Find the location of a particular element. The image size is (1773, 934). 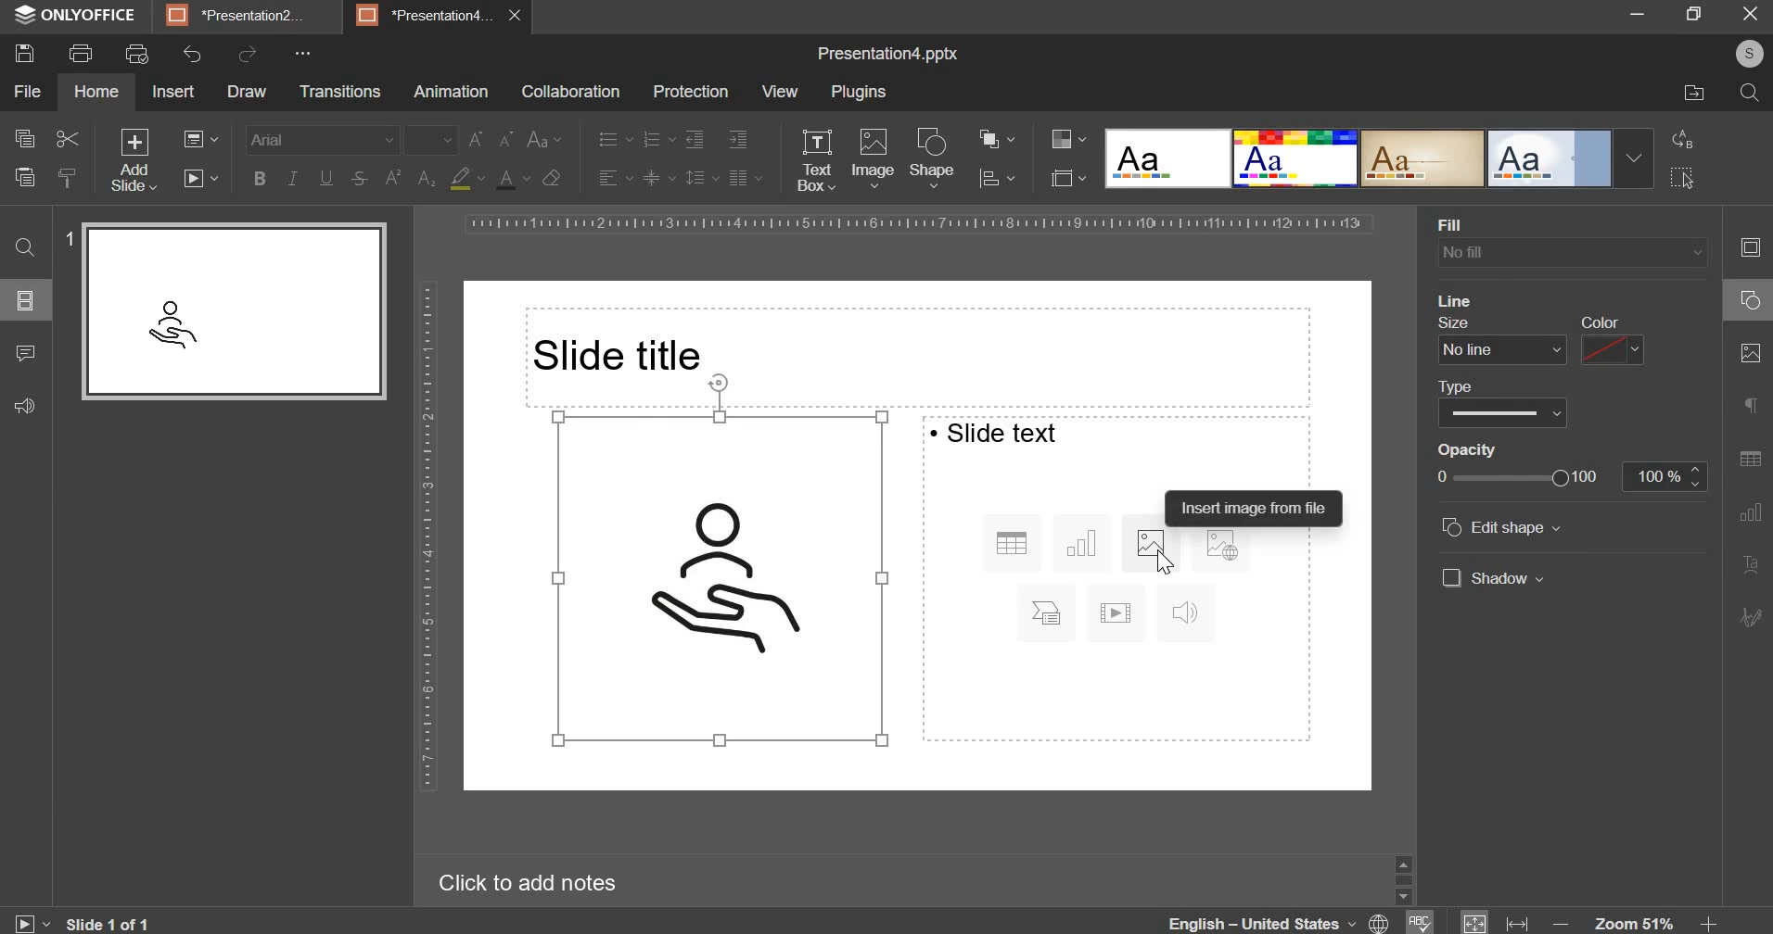

text is located at coordinates (1253, 510).